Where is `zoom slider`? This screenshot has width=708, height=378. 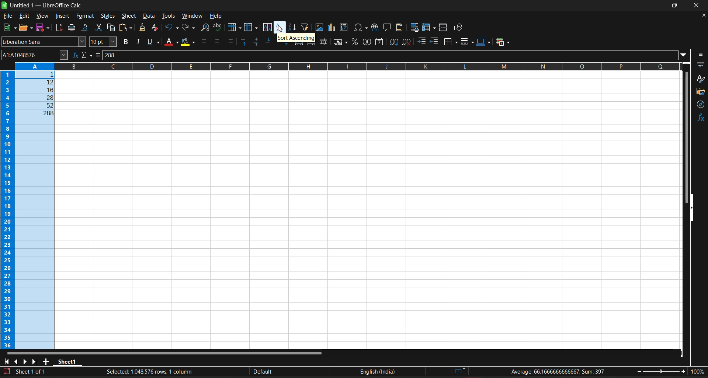
zoom slider is located at coordinates (661, 373).